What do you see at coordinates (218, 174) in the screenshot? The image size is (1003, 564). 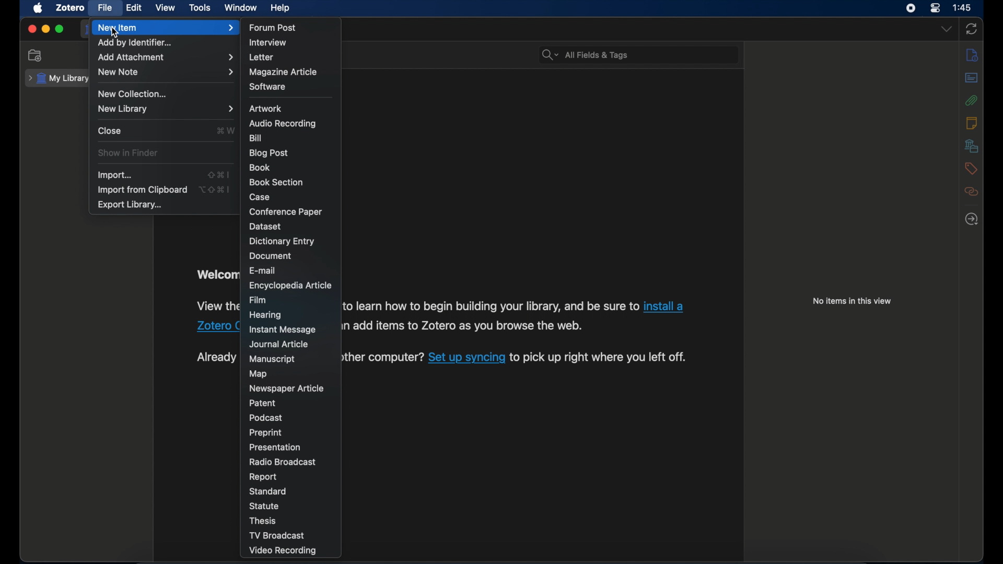 I see `shift + command + I` at bounding box center [218, 174].